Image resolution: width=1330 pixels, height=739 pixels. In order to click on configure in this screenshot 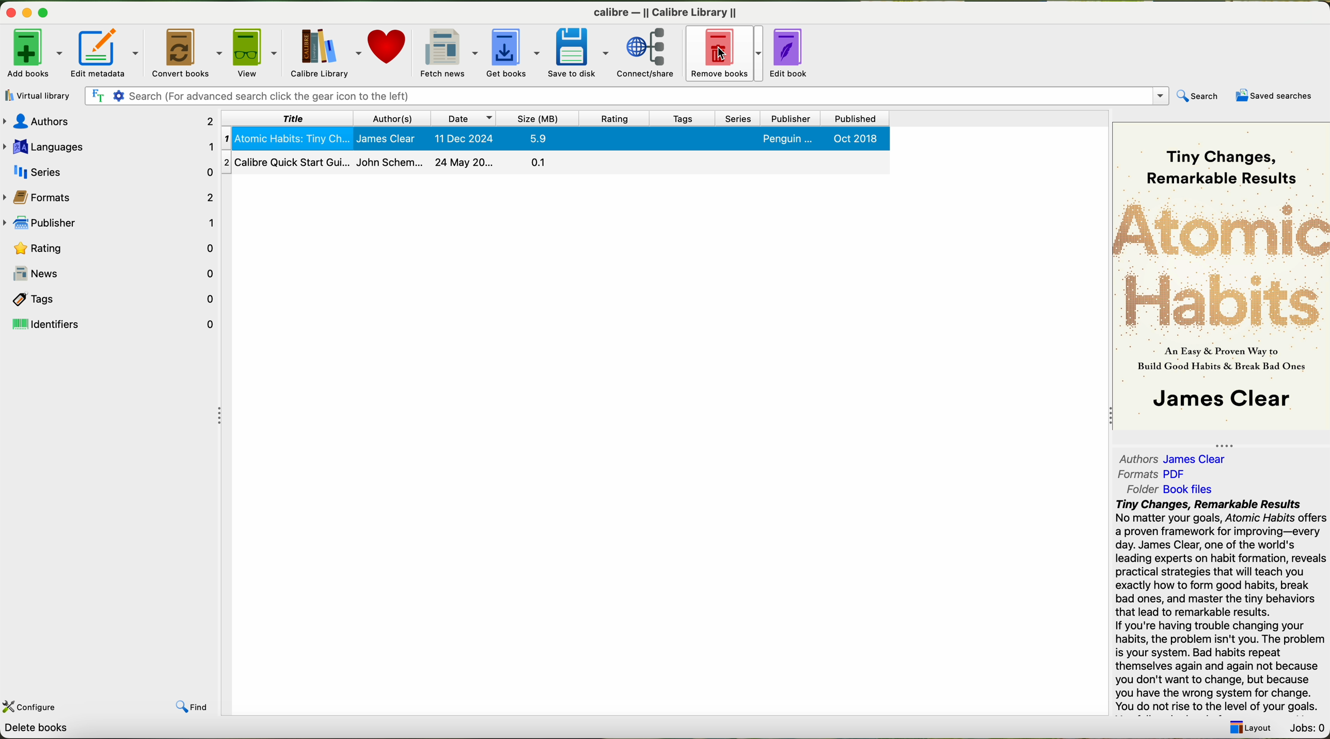, I will do `click(33, 707)`.